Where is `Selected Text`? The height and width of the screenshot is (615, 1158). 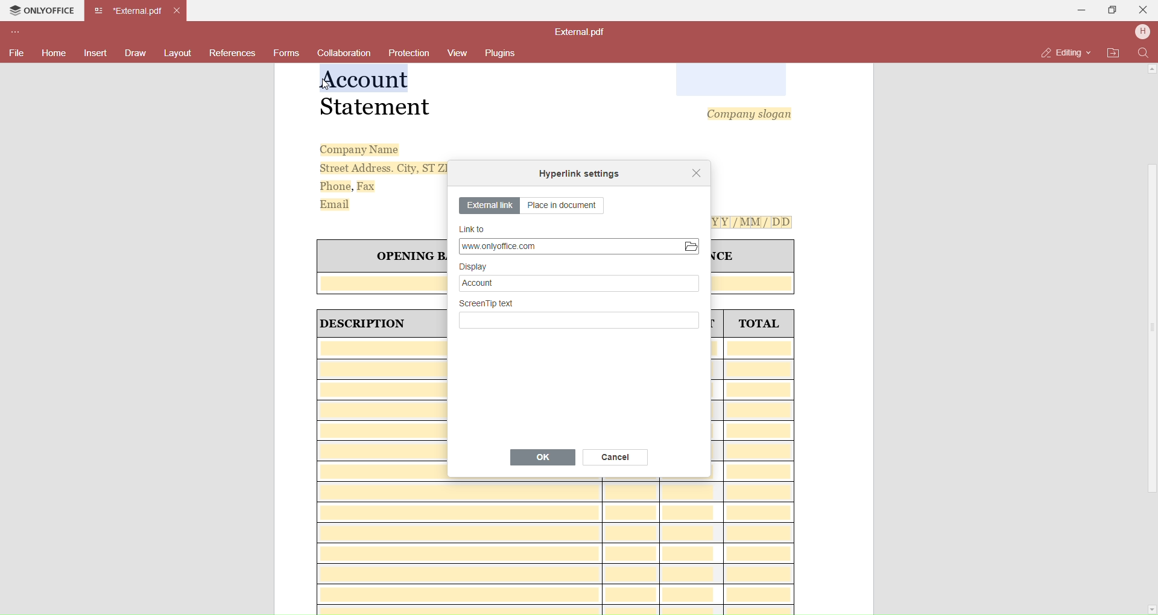 Selected Text is located at coordinates (364, 78).